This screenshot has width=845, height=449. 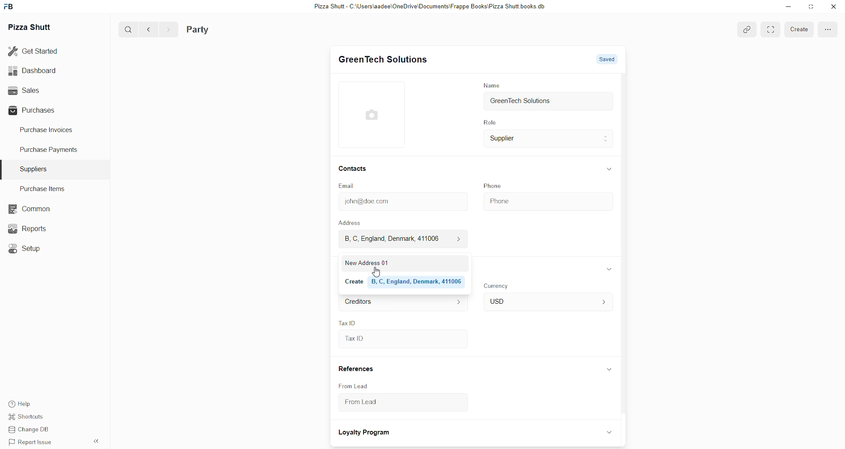 What do you see at coordinates (494, 185) in the screenshot?
I see `Phone` at bounding box center [494, 185].